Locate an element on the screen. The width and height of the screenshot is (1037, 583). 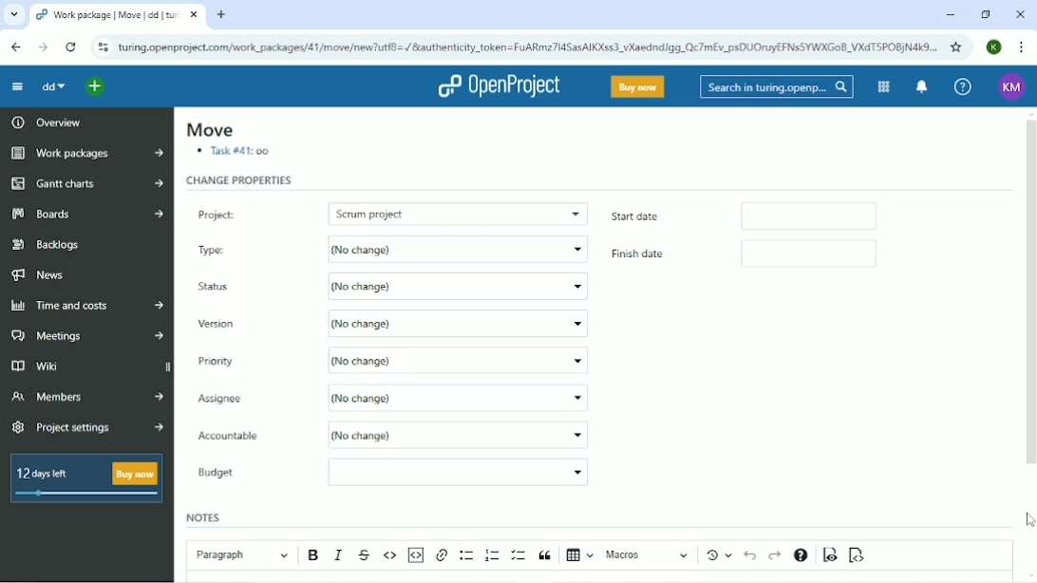
Back is located at coordinates (15, 47).